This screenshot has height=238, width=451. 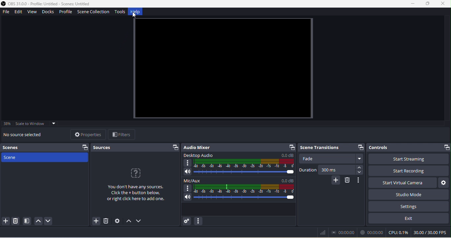 What do you see at coordinates (106, 221) in the screenshot?
I see `remove selected source` at bounding box center [106, 221].